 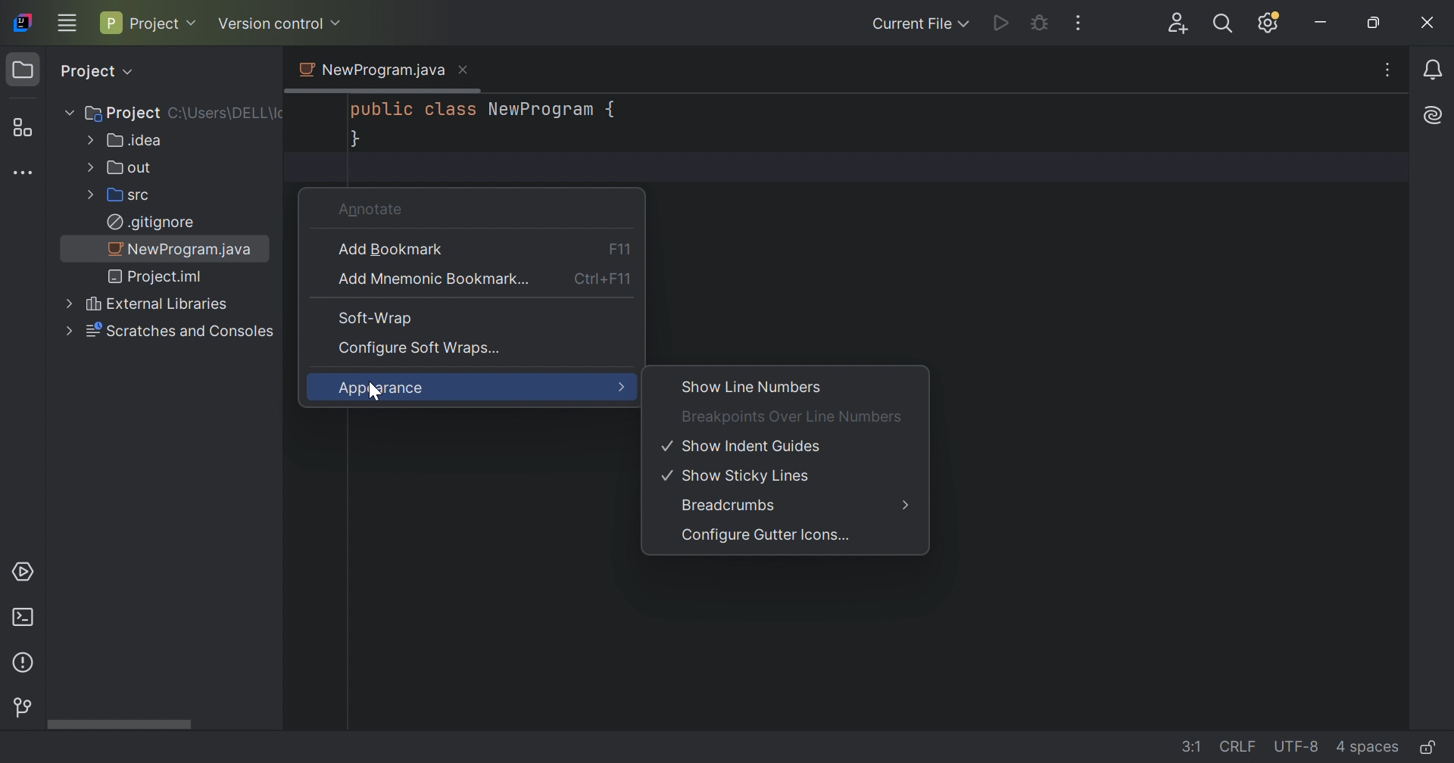 What do you see at coordinates (1222, 26) in the screenshot?
I see `Search everywhere` at bounding box center [1222, 26].